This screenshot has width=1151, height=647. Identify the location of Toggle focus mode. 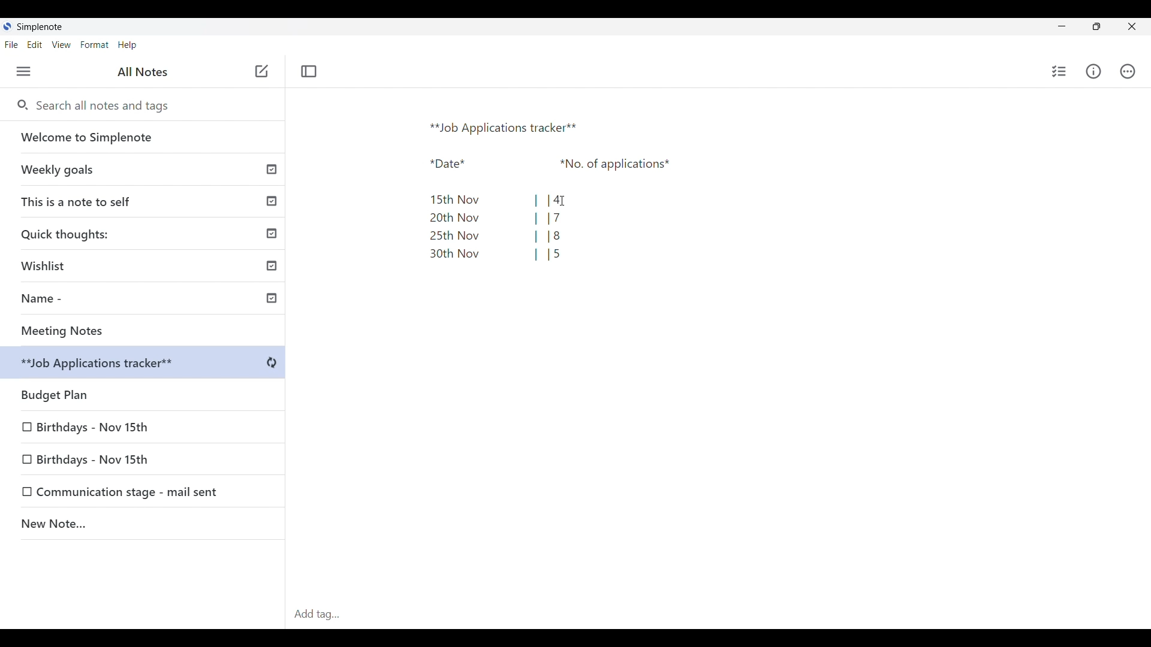
(308, 71).